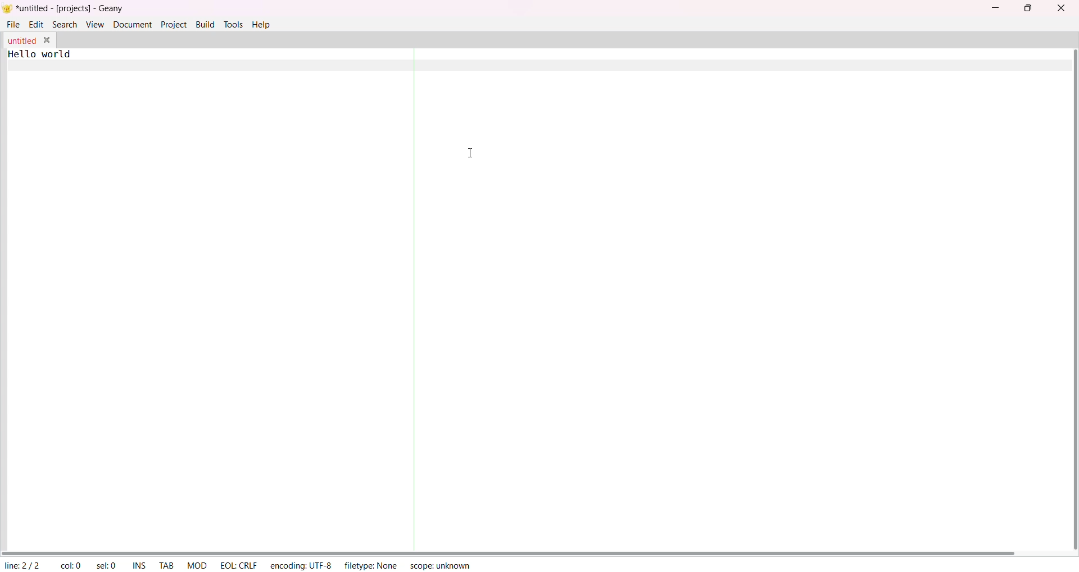 Image resolution: width=1079 pixels, height=572 pixels. I want to click on tools, so click(234, 24).